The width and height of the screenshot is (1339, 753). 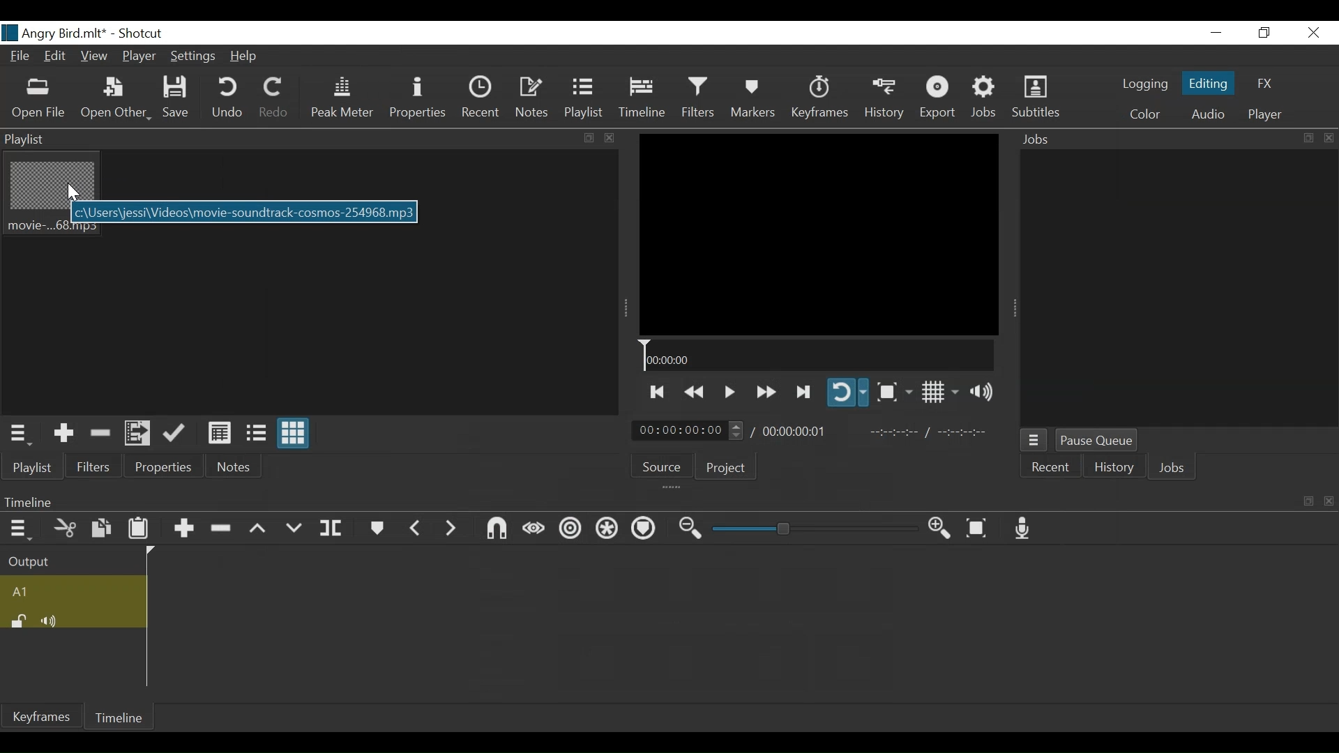 What do you see at coordinates (607, 137) in the screenshot?
I see `close` at bounding box center [607, 137].